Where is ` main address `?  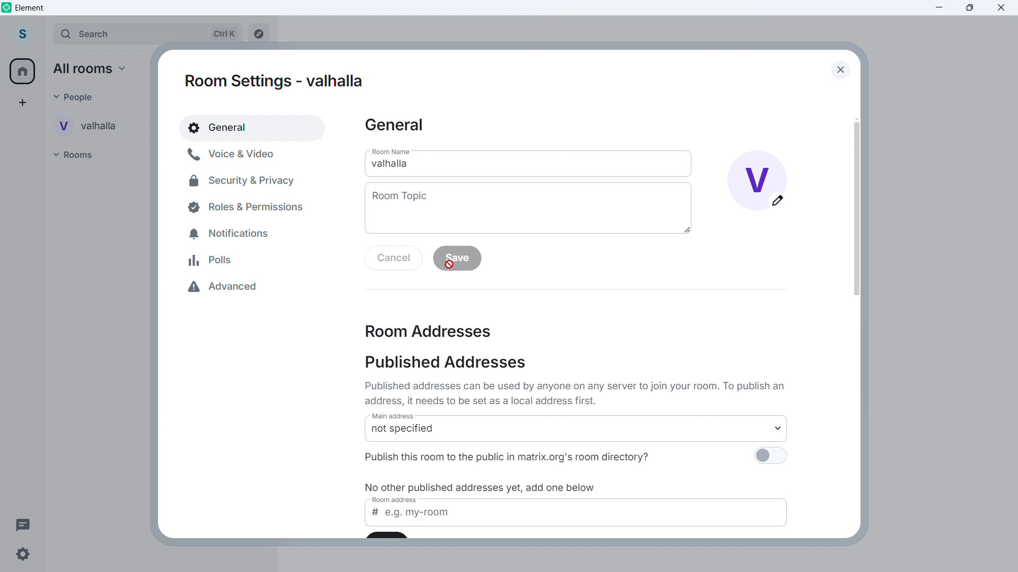
 main address  is located at coordinates (398, 417).